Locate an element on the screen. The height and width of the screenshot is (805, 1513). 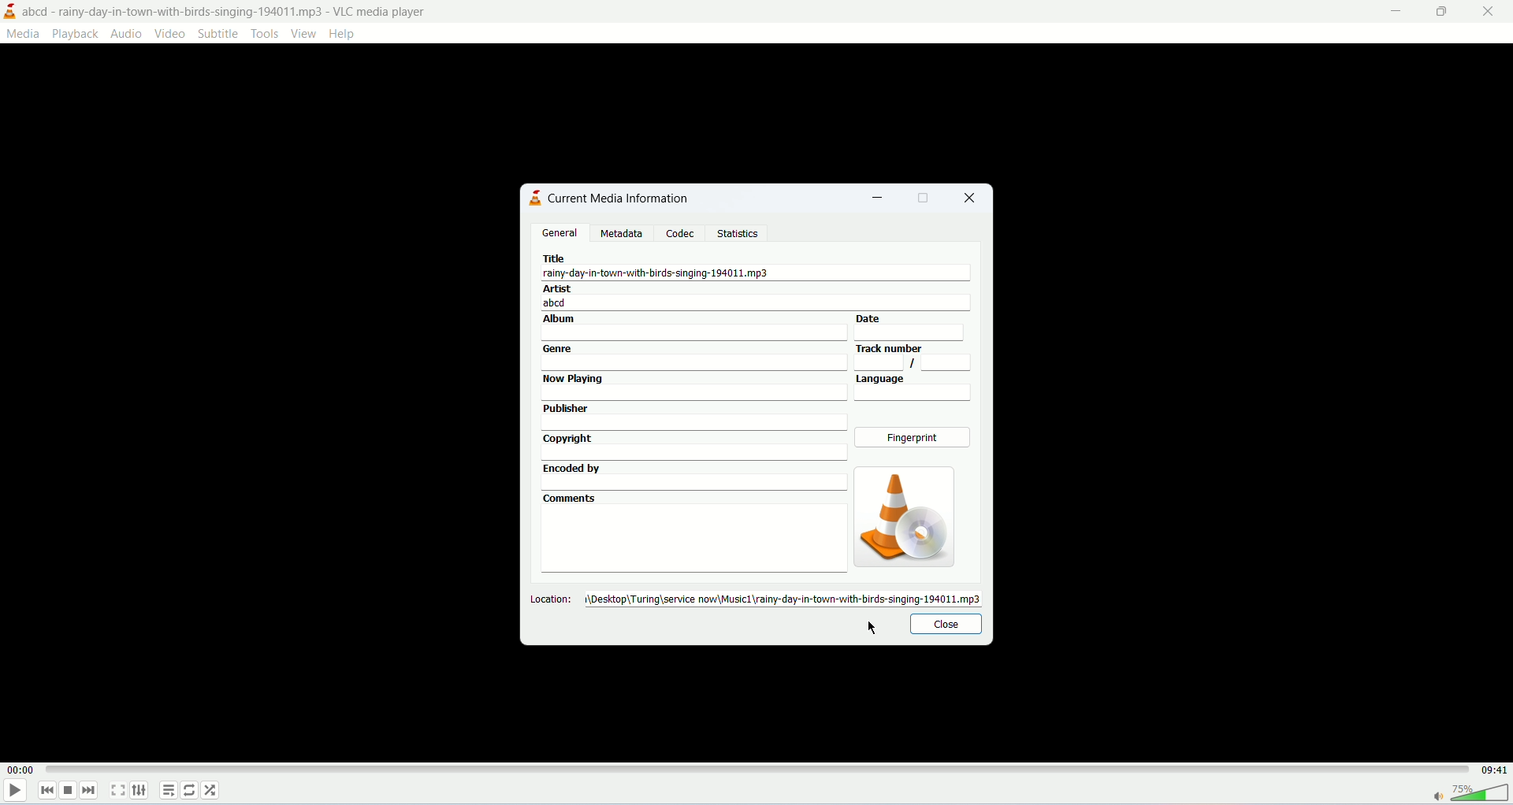
playlist is located at coordinates (169, 790).